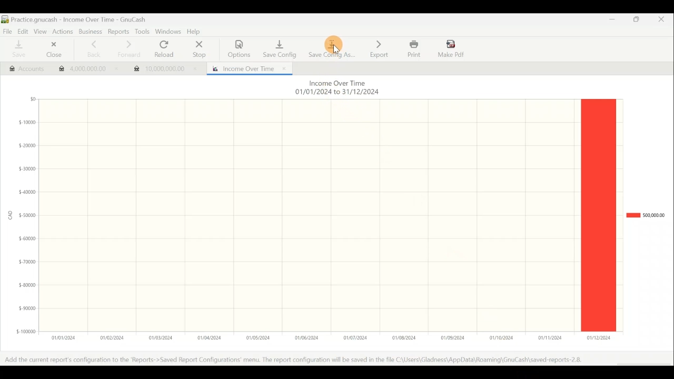 This screenshot has height=379, width=674. I want to click on cursor, so click(336, 51).